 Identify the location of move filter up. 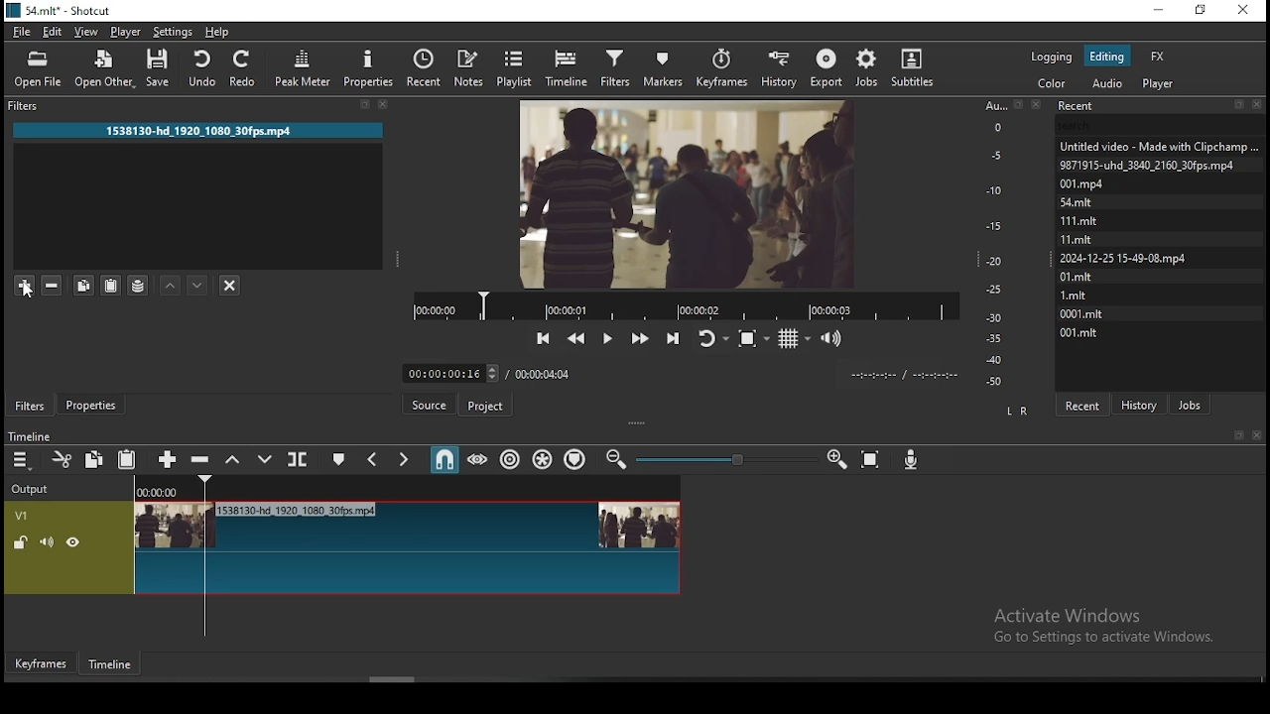
(170, 287).